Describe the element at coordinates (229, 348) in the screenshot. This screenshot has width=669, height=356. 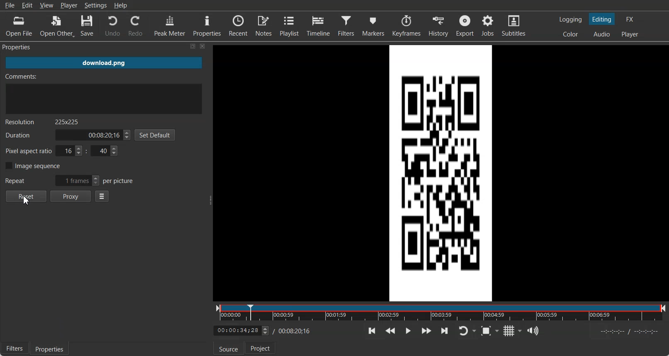
I see `Source` at that location.